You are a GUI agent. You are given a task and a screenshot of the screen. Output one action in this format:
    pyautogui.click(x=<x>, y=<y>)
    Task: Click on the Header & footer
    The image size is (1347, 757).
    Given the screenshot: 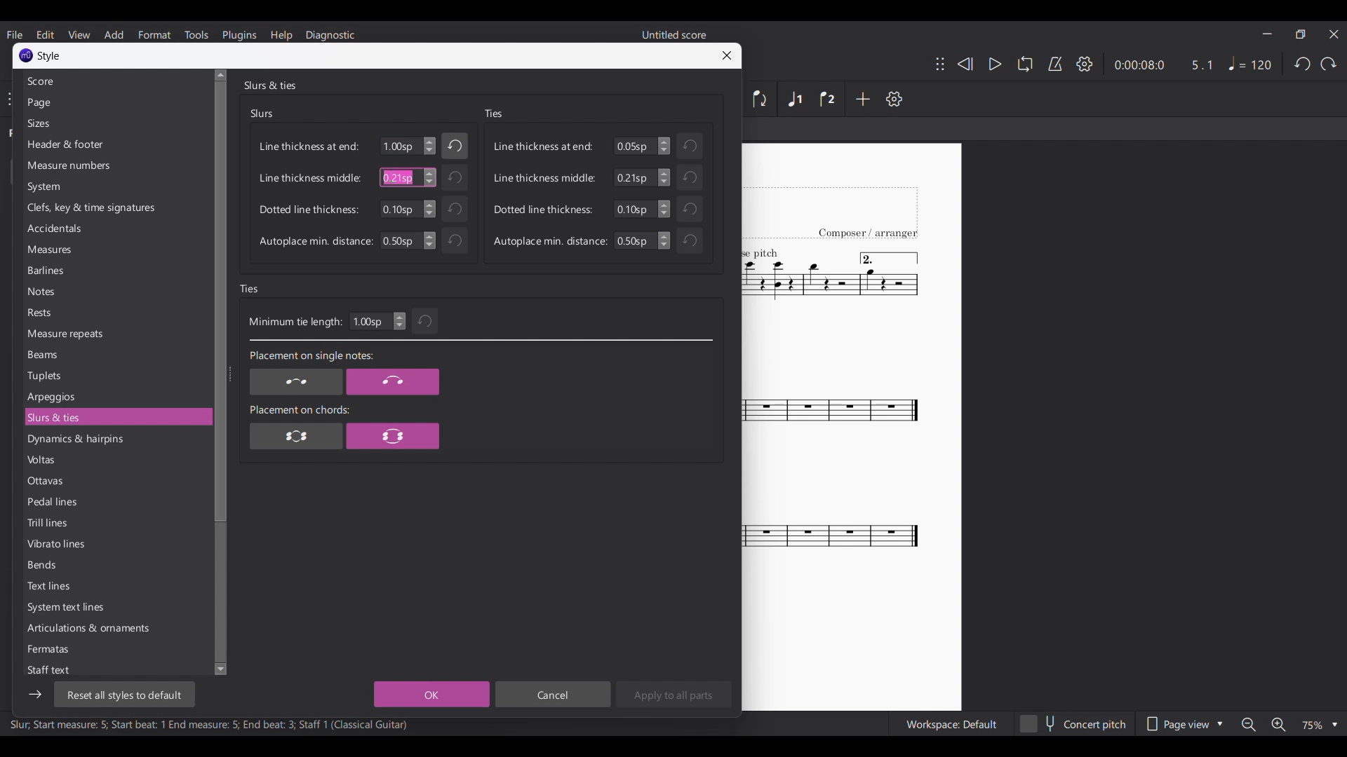 What is the action you would take?
    pyautogui.click(x=116, y=144)
    